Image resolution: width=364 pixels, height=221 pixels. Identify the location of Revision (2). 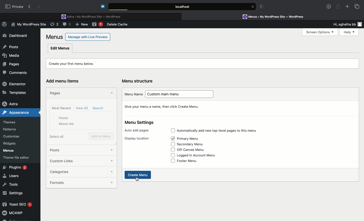
(54, 25).